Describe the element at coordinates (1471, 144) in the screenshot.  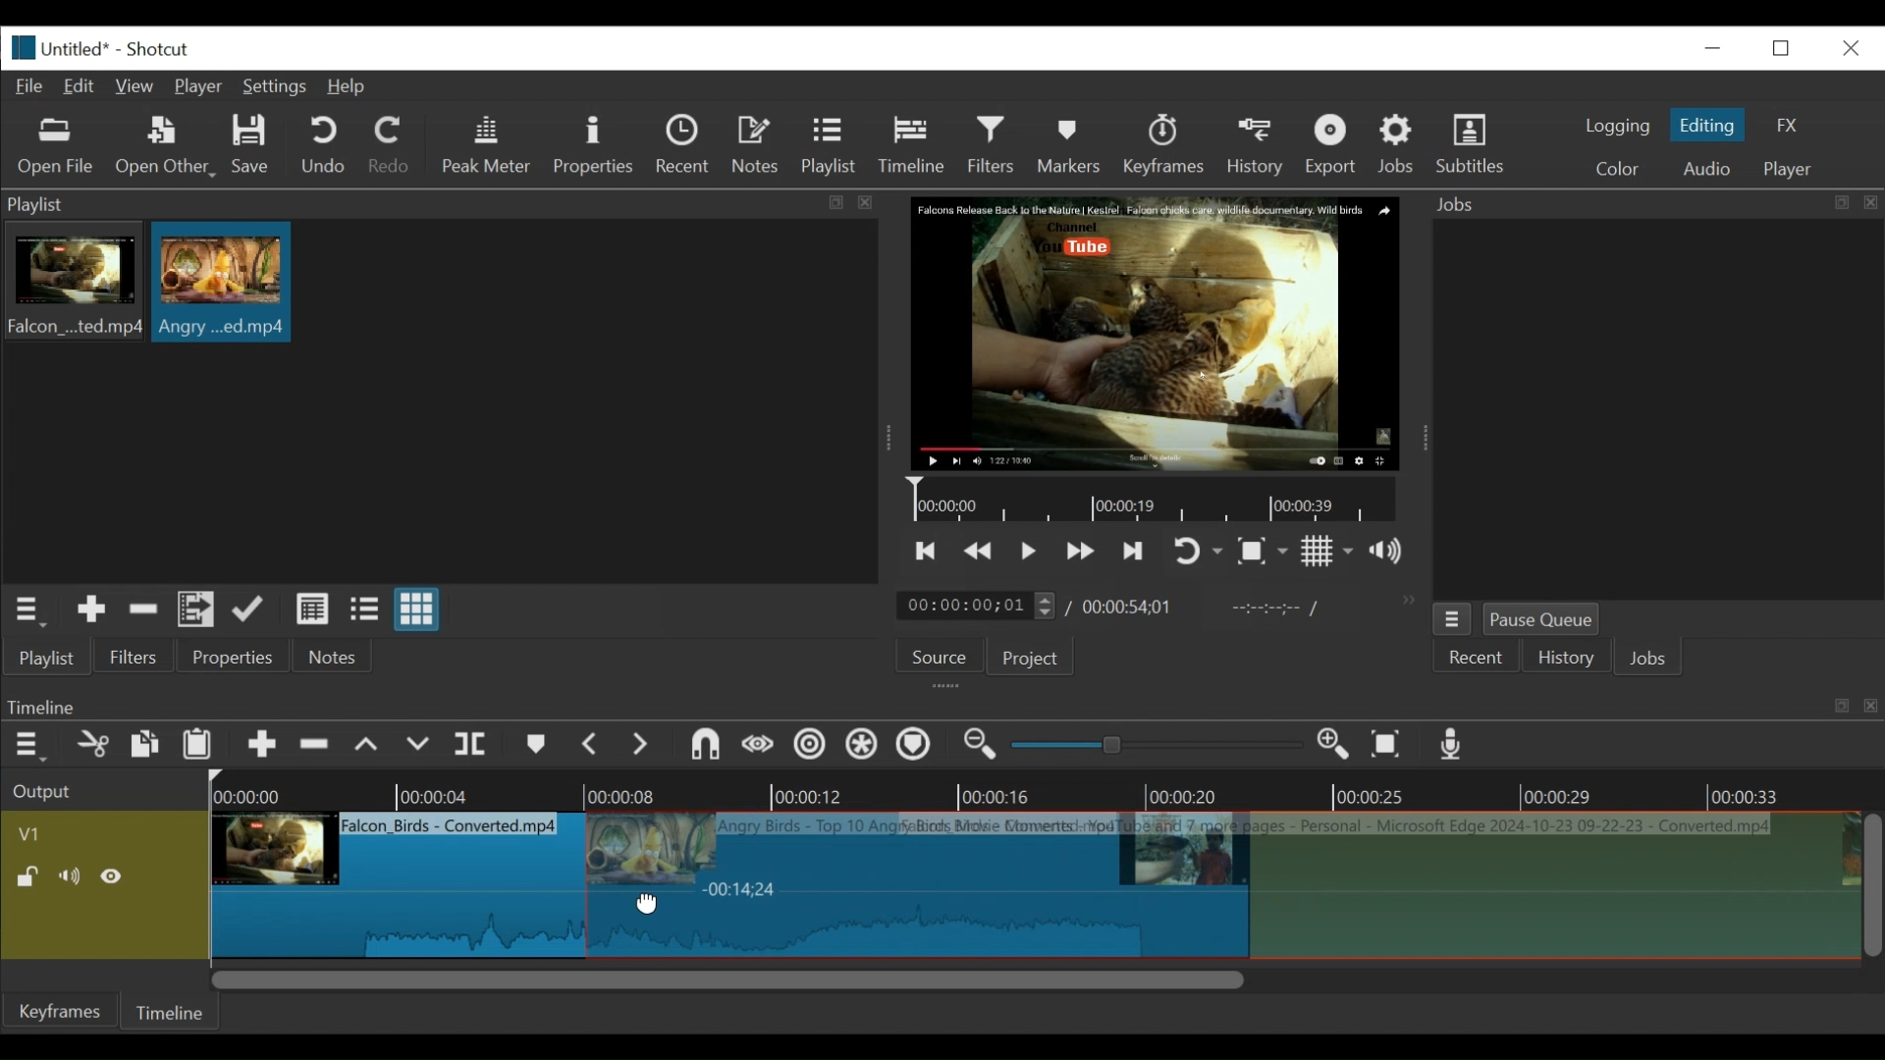
I see `Subtitles` at that location.